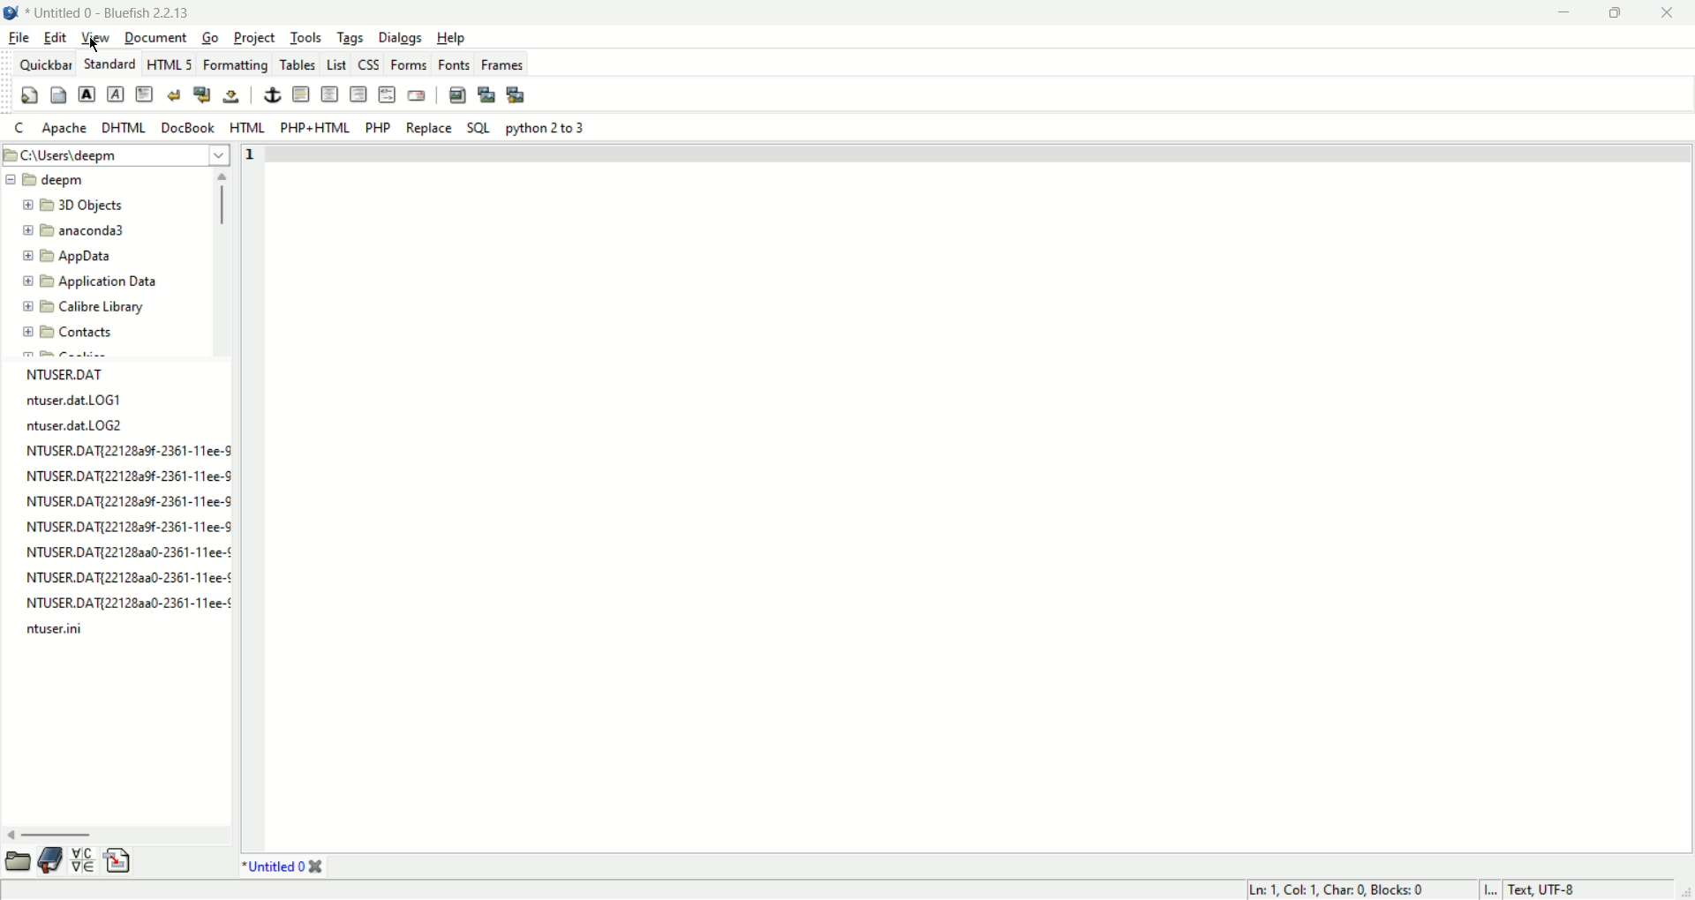 Image resolution: width=1695 pixels, height=900 pixels. I want to click on paragraph, so click(144, 94).